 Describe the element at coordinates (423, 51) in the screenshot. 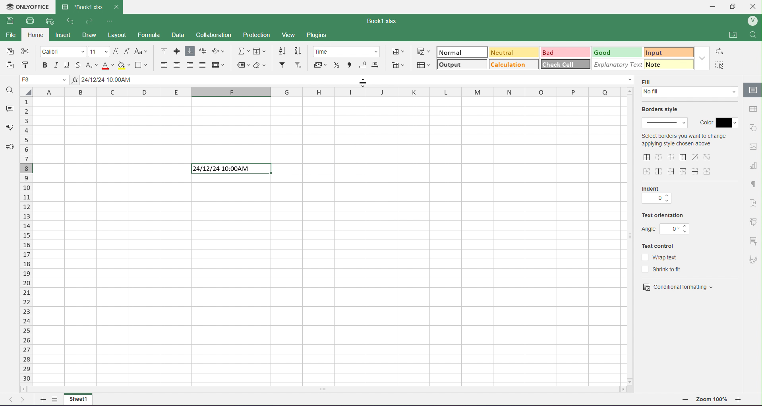

I see `Conditional Formating` at that location.